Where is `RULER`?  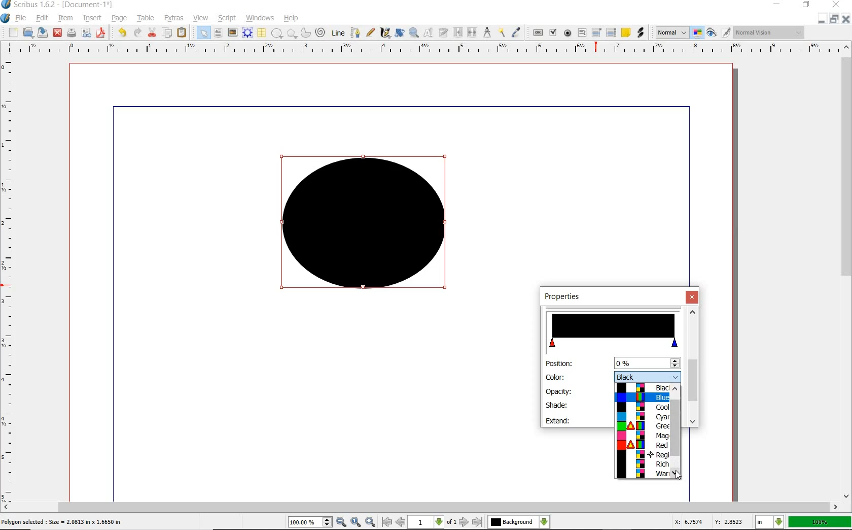 RULER is located at coordinates (423, 50).